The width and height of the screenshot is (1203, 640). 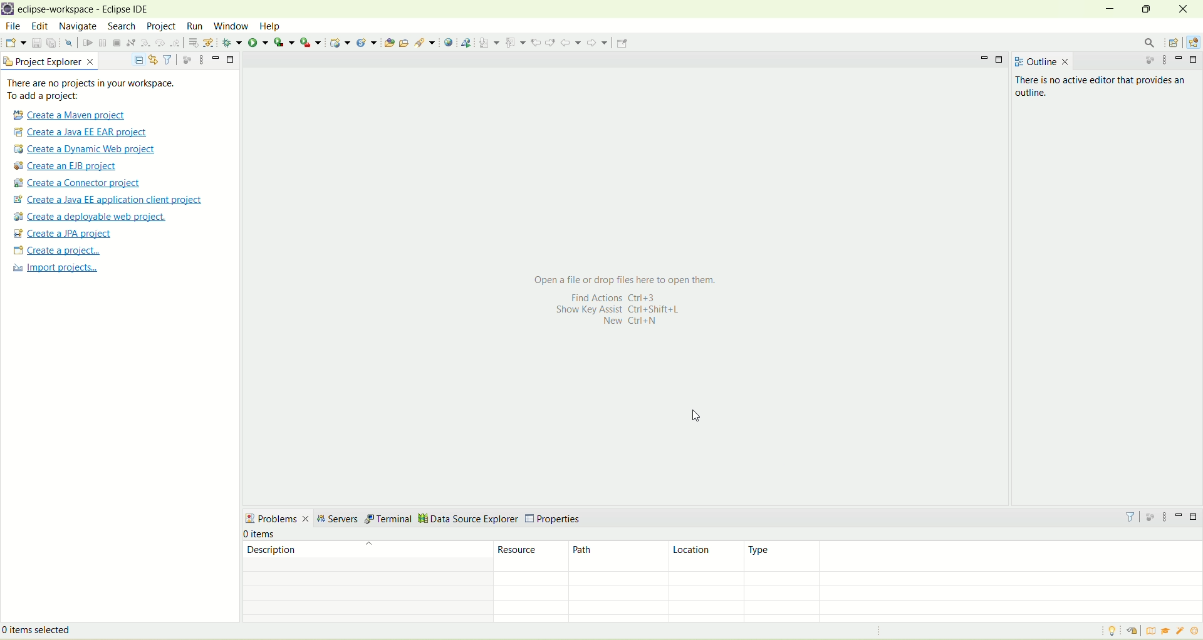 What do you see at coordinates (77, 184) in the screenshot?
I see `create a connector project` at bounding box center [77, 184].